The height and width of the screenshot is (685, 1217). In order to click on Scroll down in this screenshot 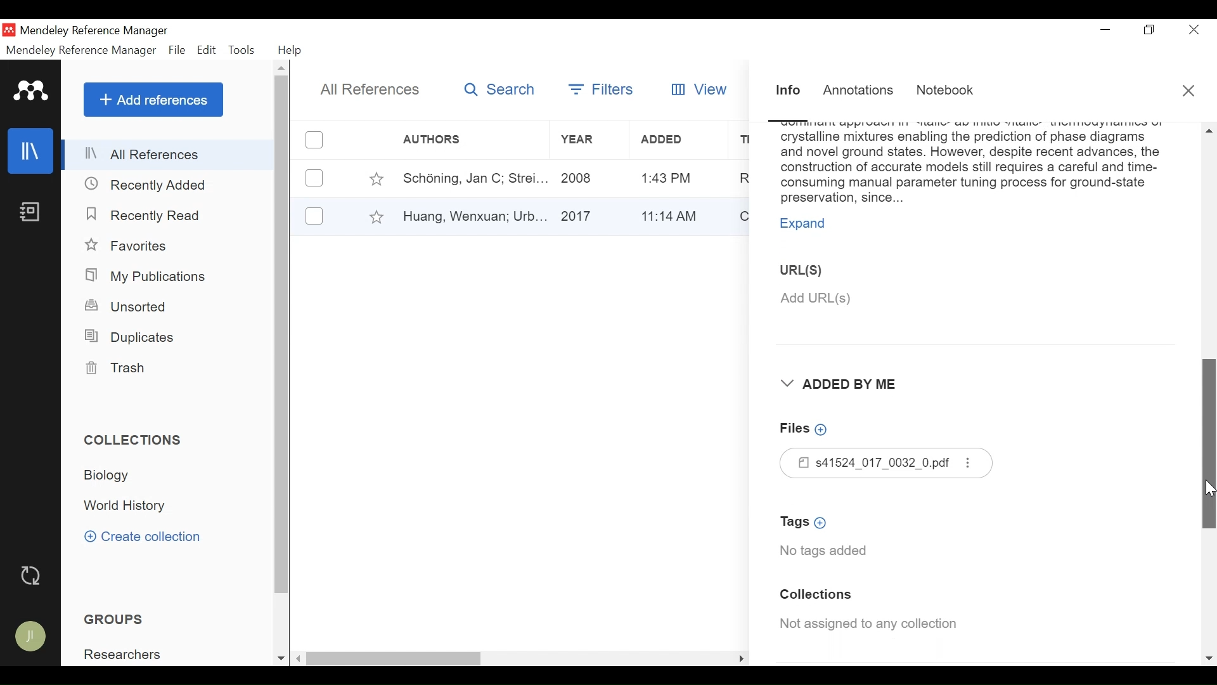, I will do `click(1209, 660)`.